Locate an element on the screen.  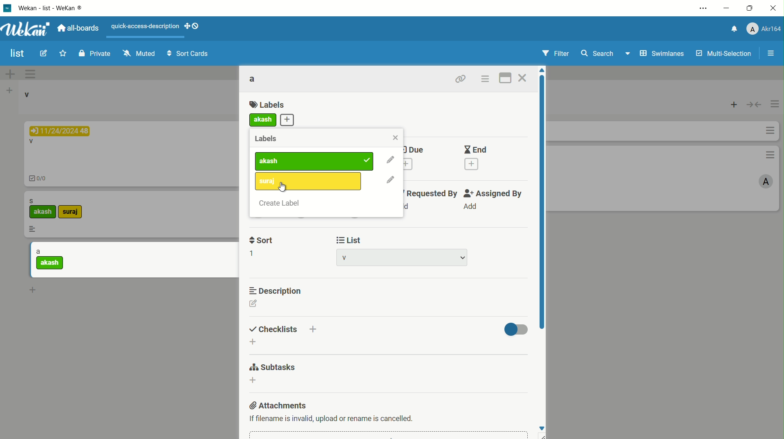
add end date is located at coordinates (473, 164).